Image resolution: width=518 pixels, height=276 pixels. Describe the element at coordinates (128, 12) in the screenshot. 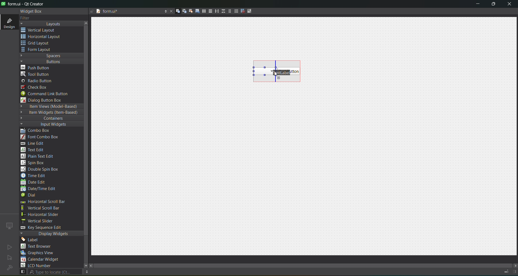

I see `tab name` at that location.